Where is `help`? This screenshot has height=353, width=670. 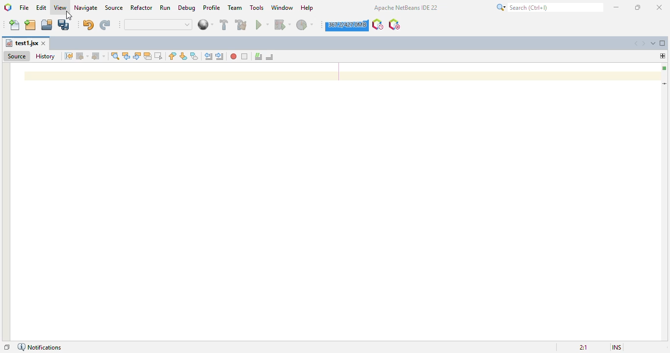
help is located at coordinates (308, 8).